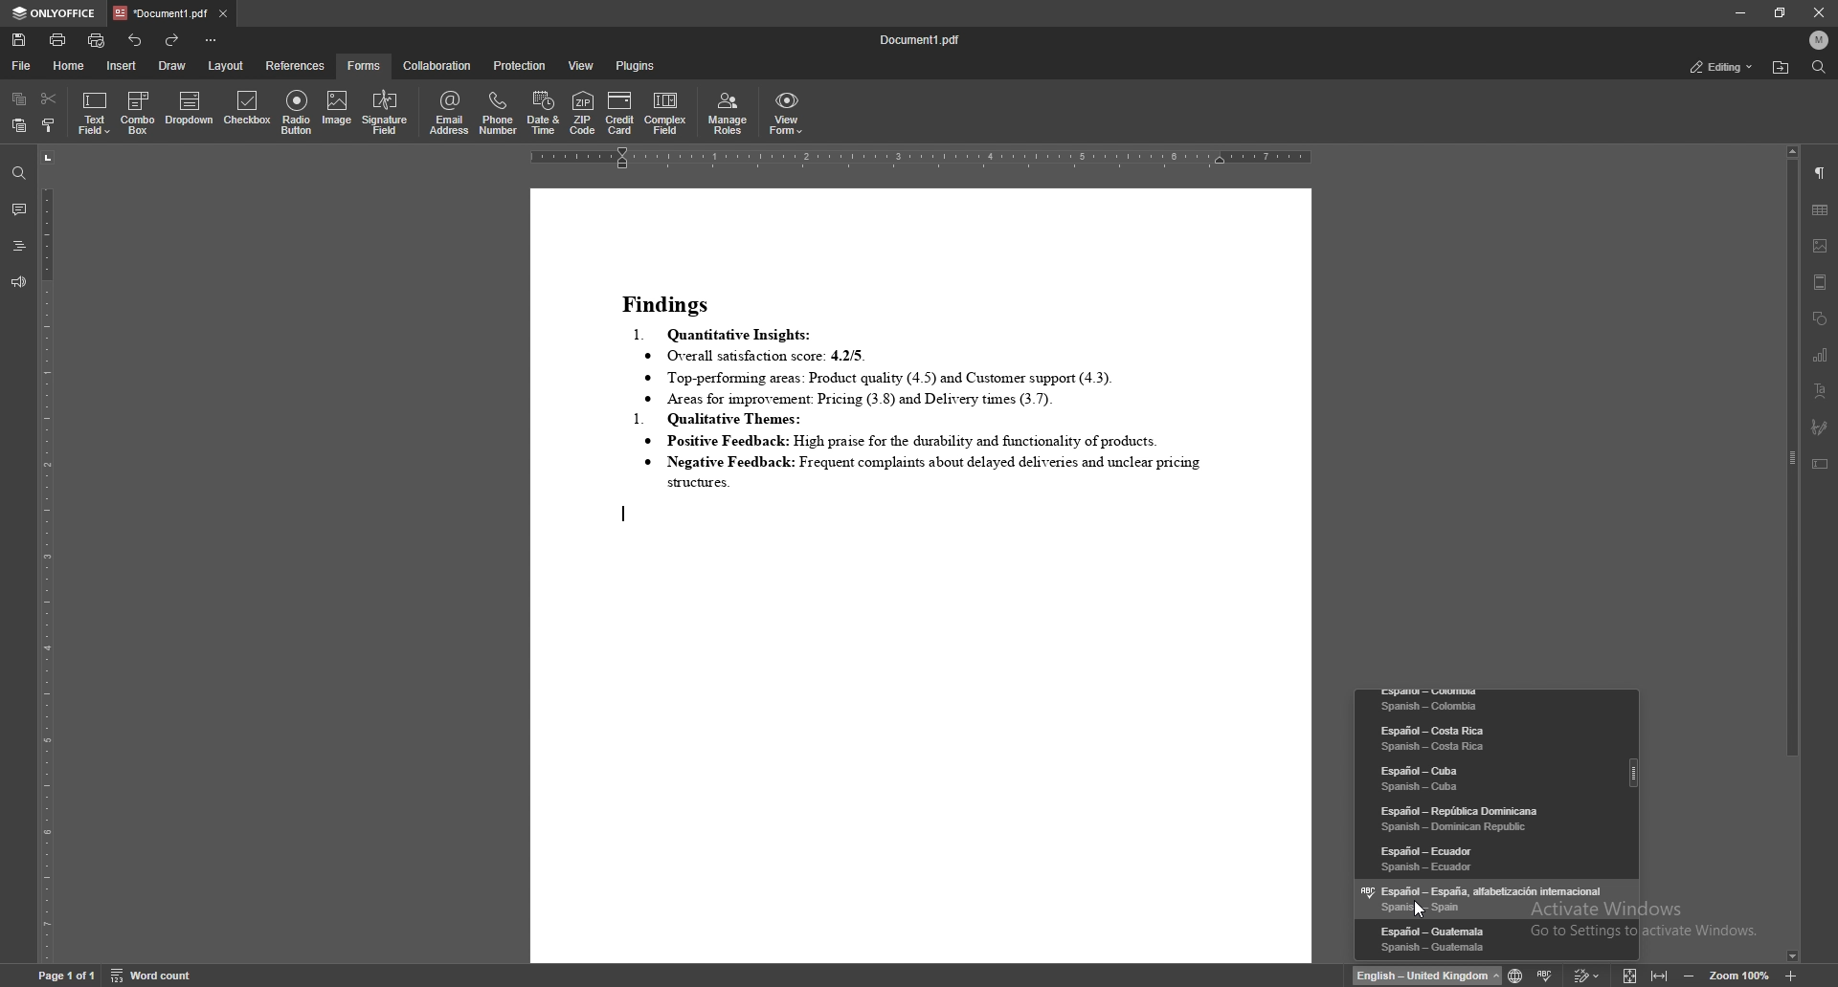  Describe the element at coordinates (1740, 975) in the screenshot. I see `zoom` at that location.